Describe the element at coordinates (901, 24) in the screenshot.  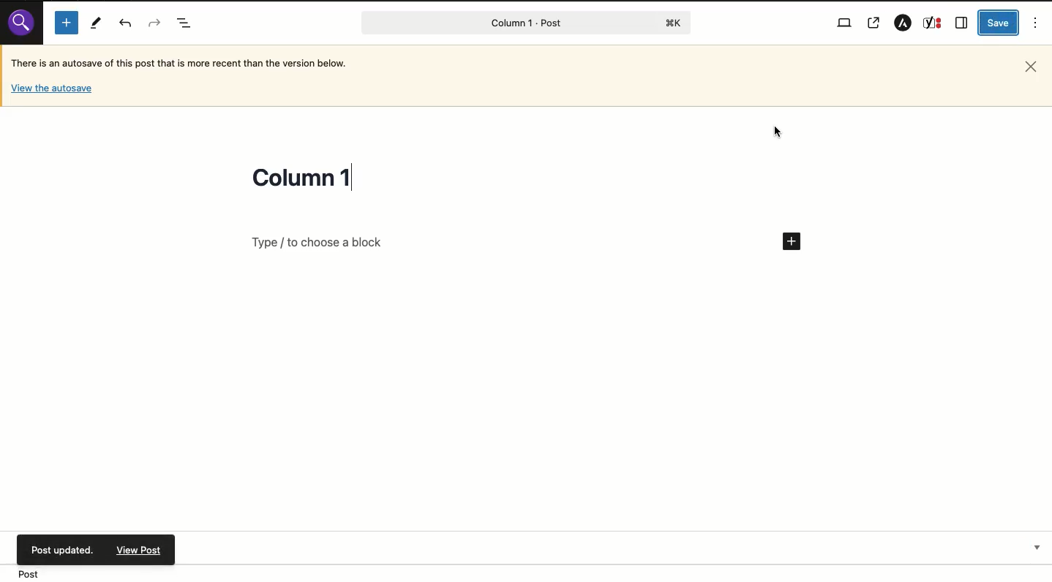
I see `Astar` at that location.